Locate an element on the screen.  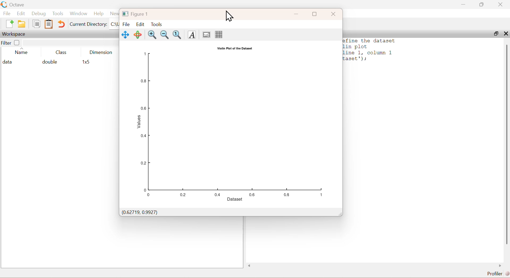
dimensions is located at coordinates (101, 52).